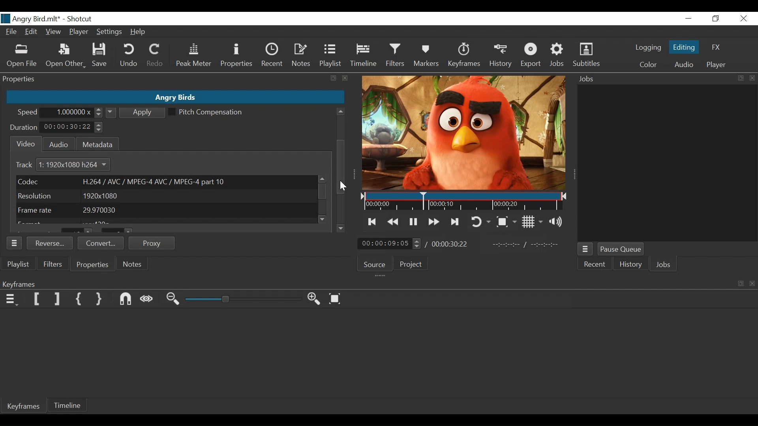 This screenshot has width=758, height=426. What do you see at coordinates (50, 242) in the screenshot?
I see `Reverse` at bounding box center [50, 242].